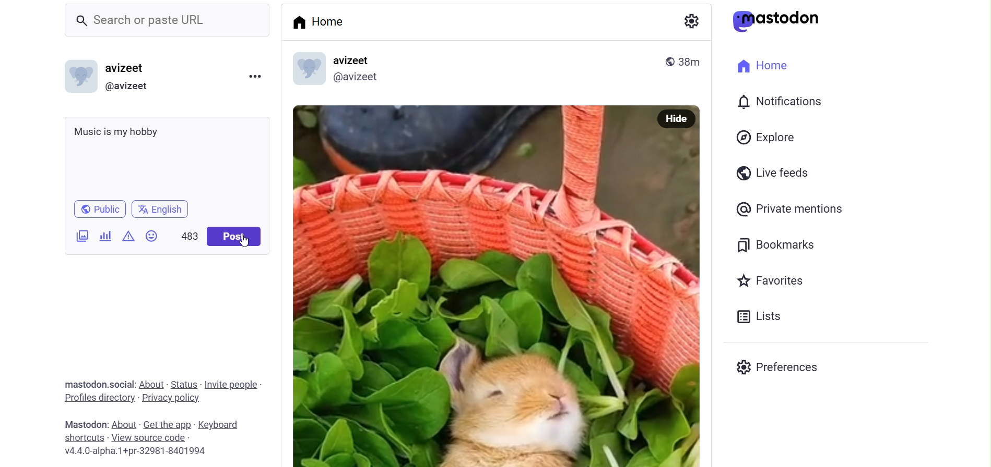 This screenshot has height=467, width=991. What do you see at coordinates (772, 279) in the screenshot?
I see `Favorites` at bounding box center [772, 279].